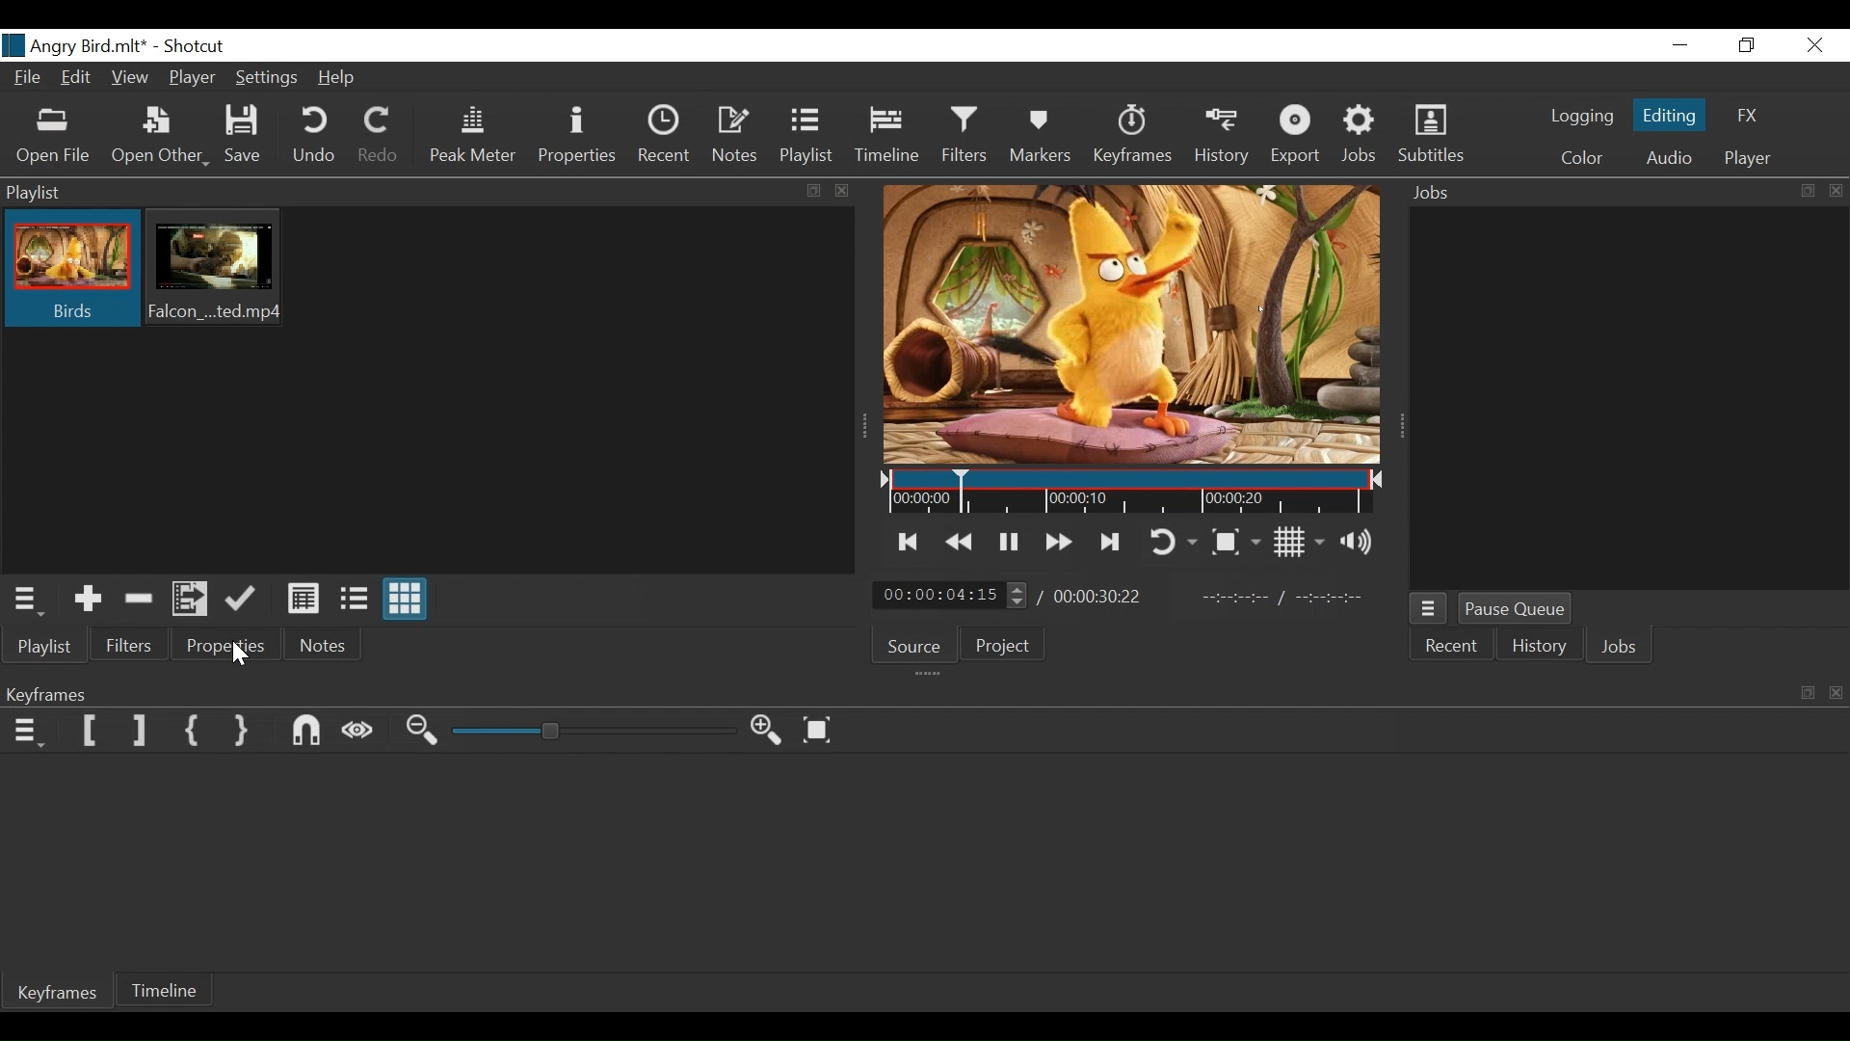 This screenshot has height=1041, width=1850. I want to click on Open File, so click(54, 136).